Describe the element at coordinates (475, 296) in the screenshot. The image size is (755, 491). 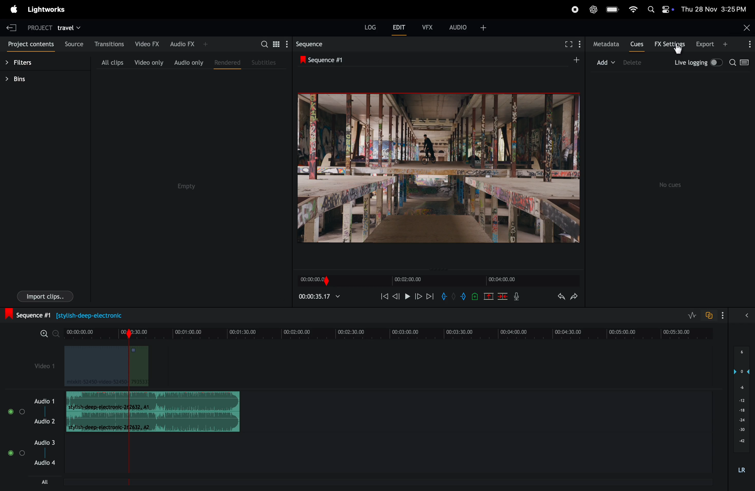
I see `add cue to current positon` at that location.